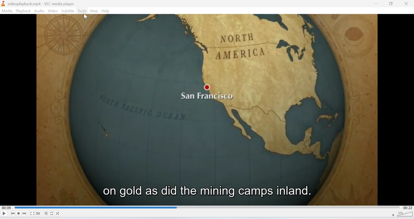 This screenshot has width=414, height=219. What do you see at coordinates (25, 214) in the screenshot?
I see `Seek forward` at bounding box center [25, 214].